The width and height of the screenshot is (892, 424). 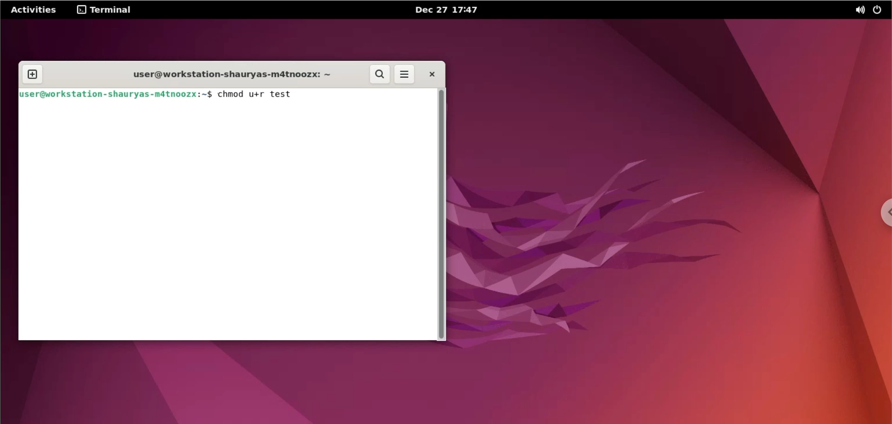 What do you see at coordinates (443, 215) in the screenshot?
I see `scrollbar` at bounding box center [443, 215].